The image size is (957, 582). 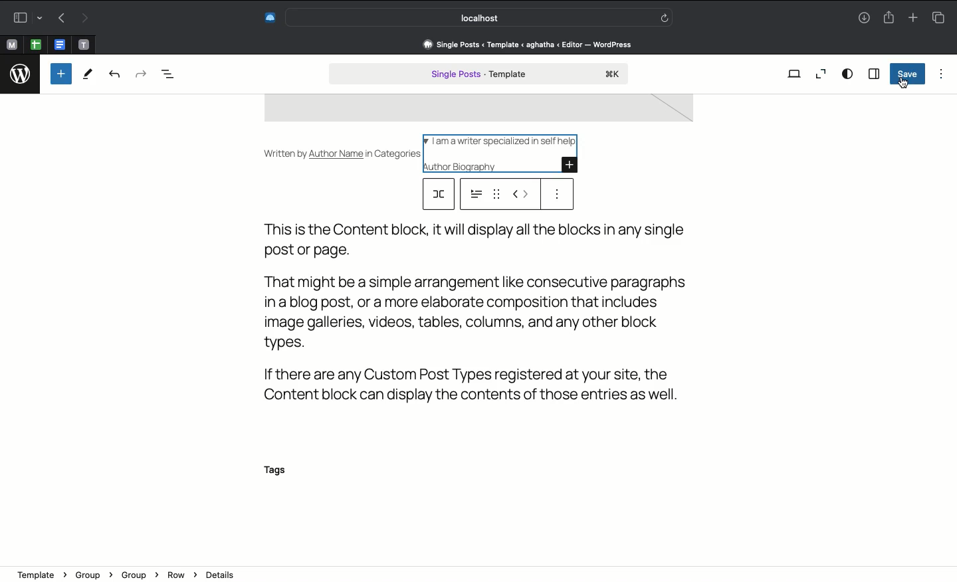 What do you see at coordinates (478, 110) in the screenshot?
I see `image` at bounding box center [478, 110].